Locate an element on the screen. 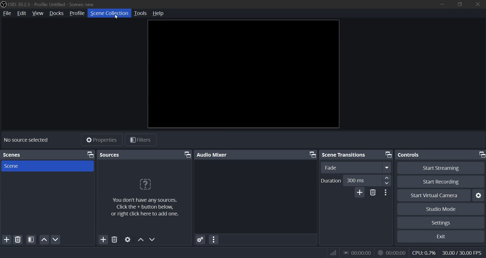  OBS 30.2.3 - Profile: Untitled - Scenes: new is located at coordinates (53, 4).